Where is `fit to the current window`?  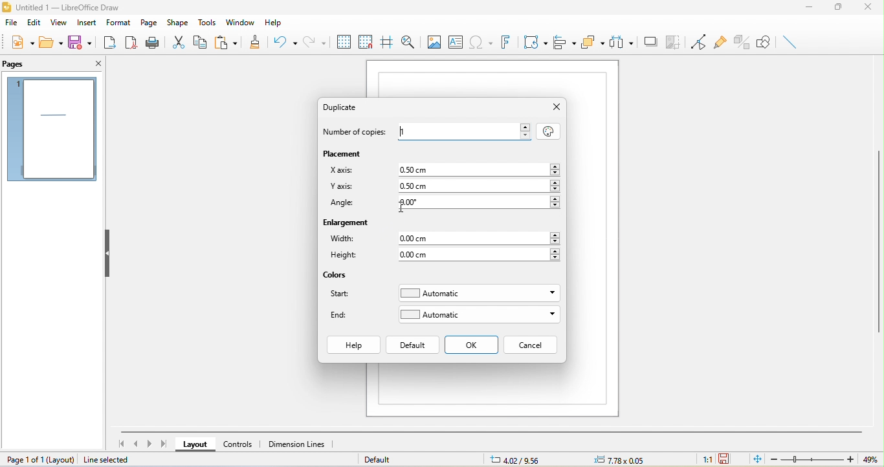
fit to the current window is located at coordinates (754, 460).